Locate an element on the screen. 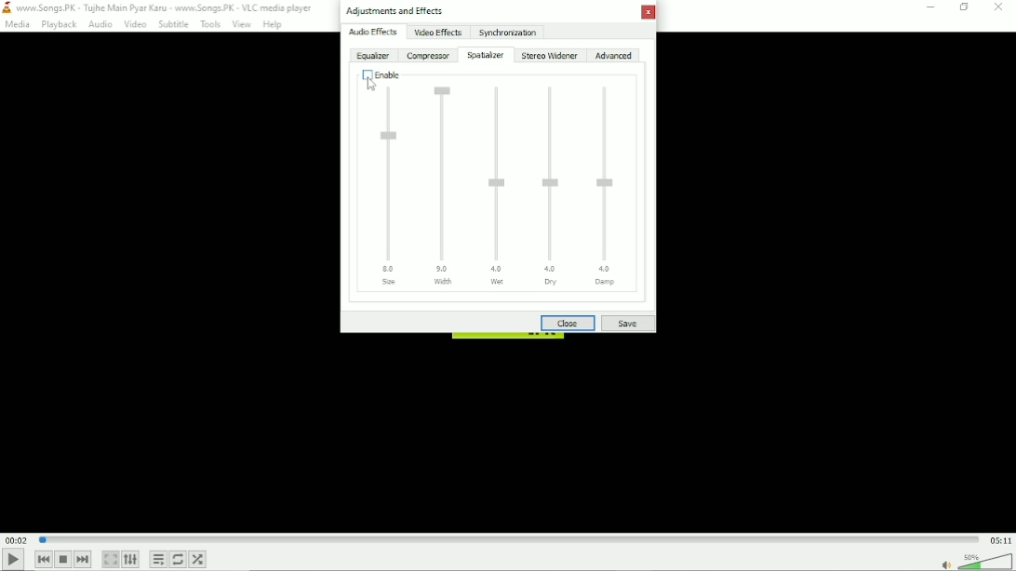  Video effects is located at coordinates (438, 33).